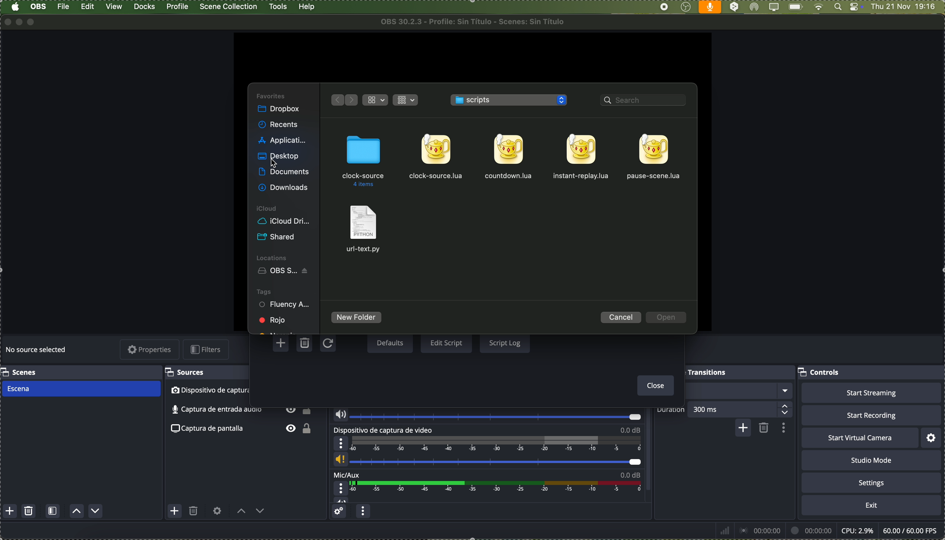 The image size is (945, 540). Describe the element at coordinates (88, 7) in the screenshot. I see `edit` at that location.